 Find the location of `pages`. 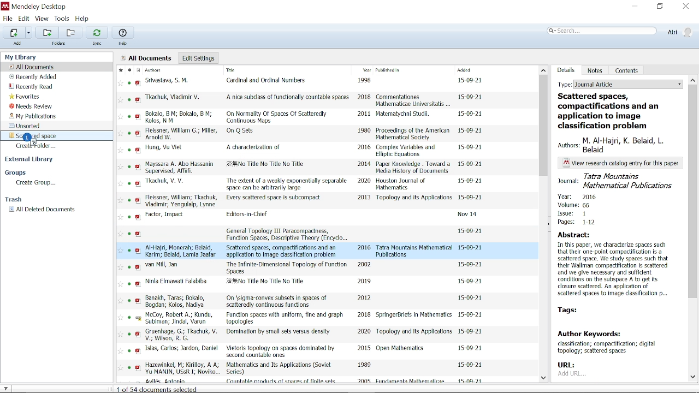

pages is located at coordinates (579, 224).